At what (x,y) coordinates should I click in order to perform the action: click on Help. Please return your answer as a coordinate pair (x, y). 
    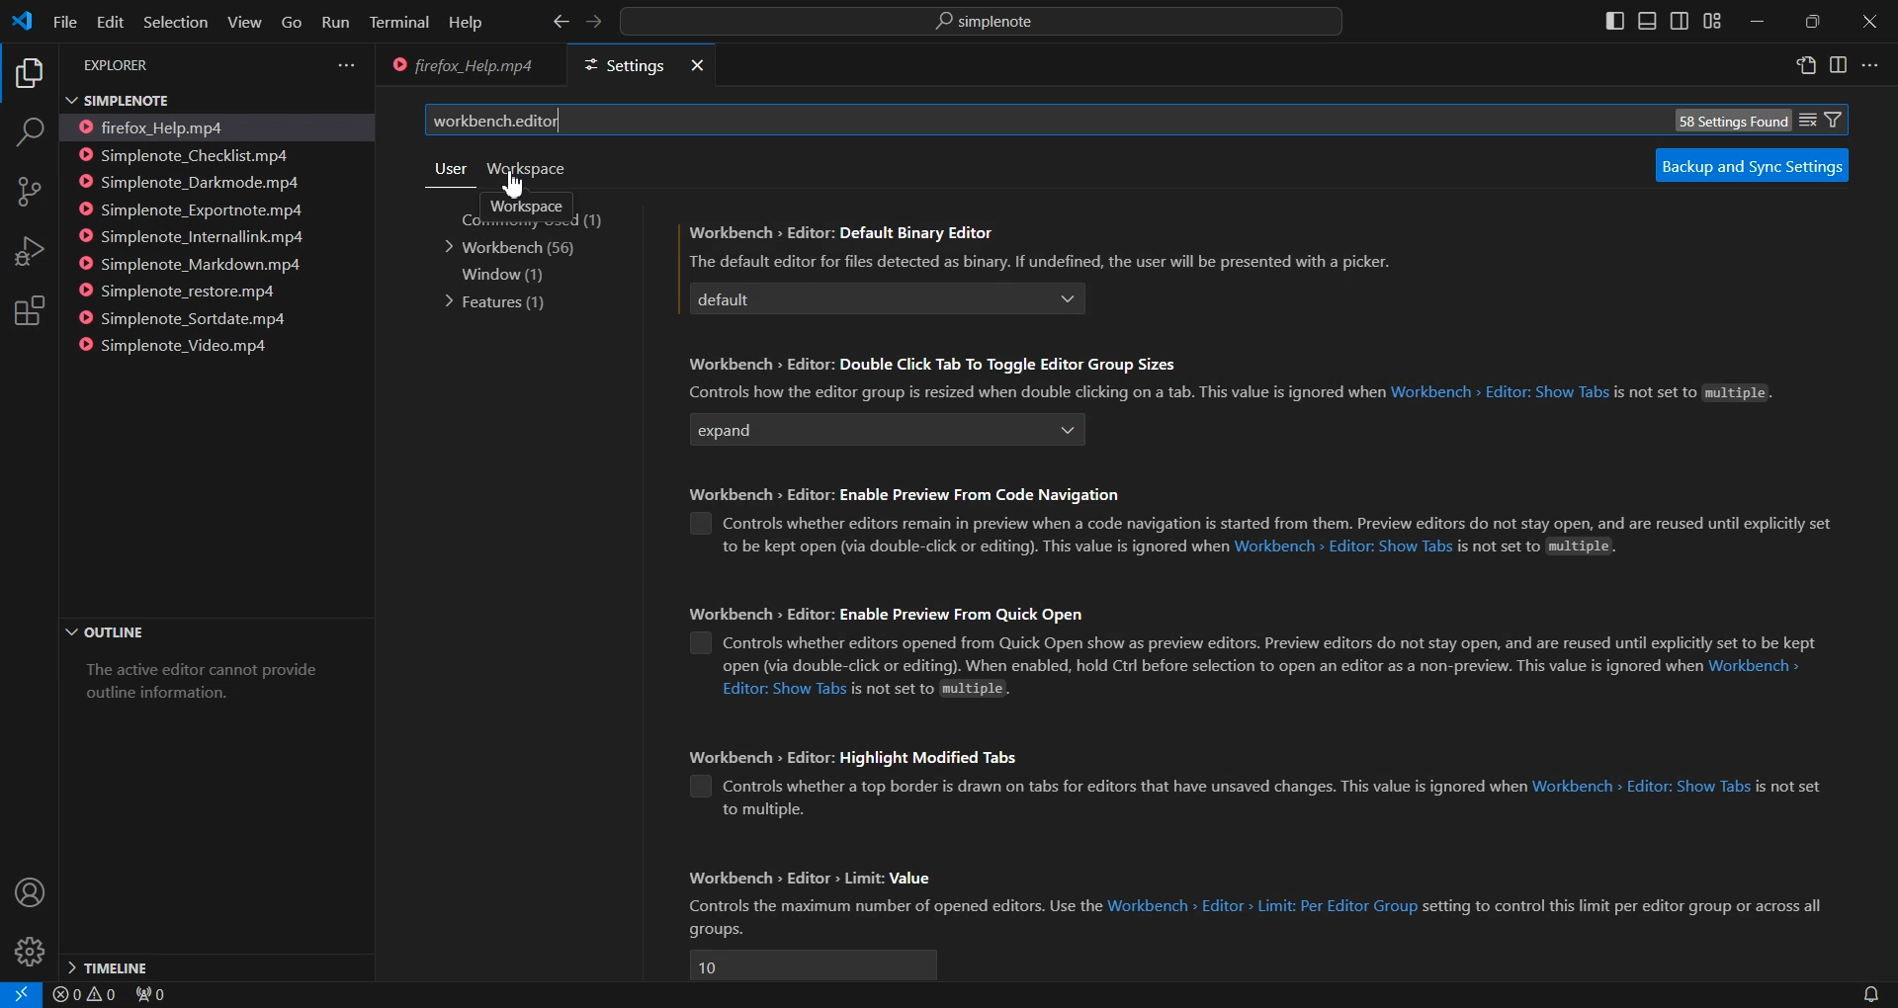
    Looking at the image, I should click on (465, 24).